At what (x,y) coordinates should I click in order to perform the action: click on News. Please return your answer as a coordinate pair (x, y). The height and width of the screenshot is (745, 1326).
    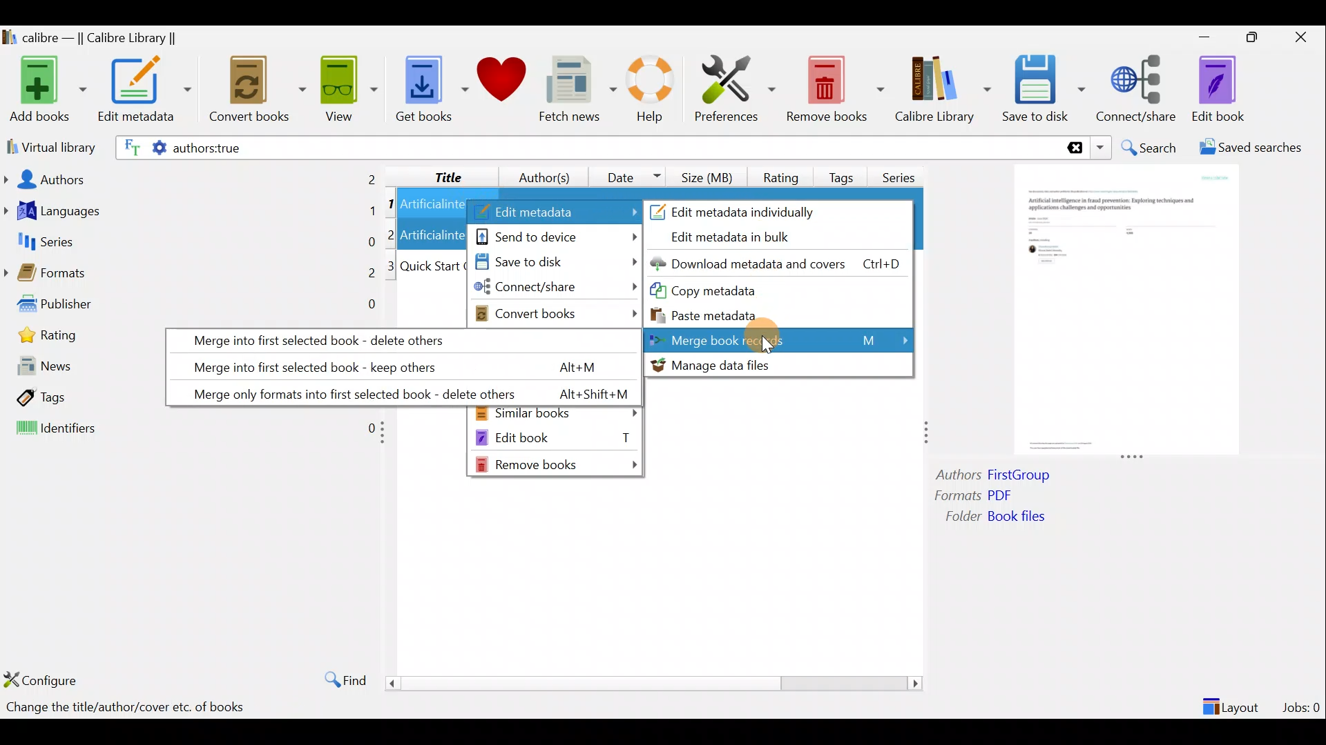
    Looking at the image, I should click on (79, 369).